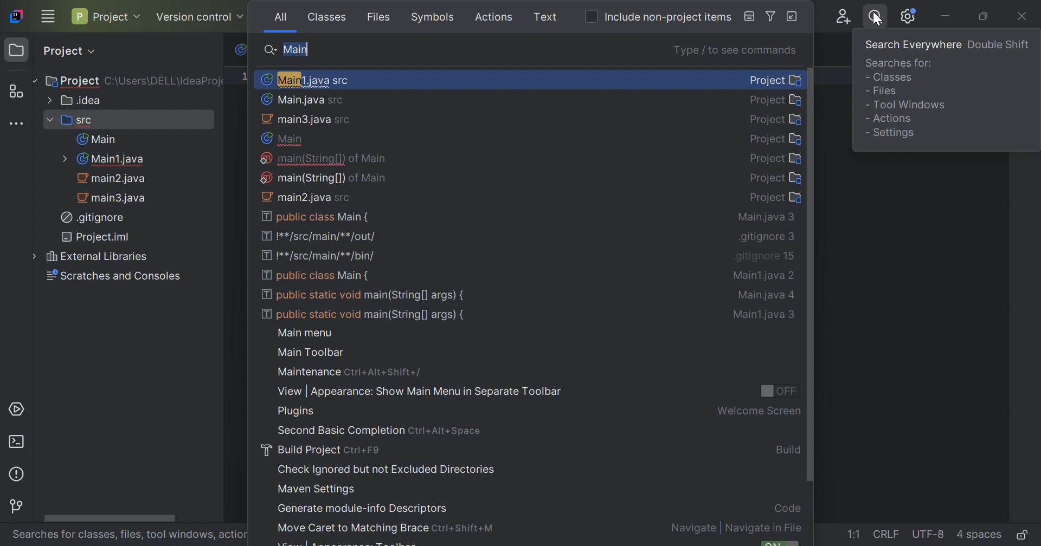  Describe the element at coordinates (280, 16) in the screenshot. I see `All` at that location.